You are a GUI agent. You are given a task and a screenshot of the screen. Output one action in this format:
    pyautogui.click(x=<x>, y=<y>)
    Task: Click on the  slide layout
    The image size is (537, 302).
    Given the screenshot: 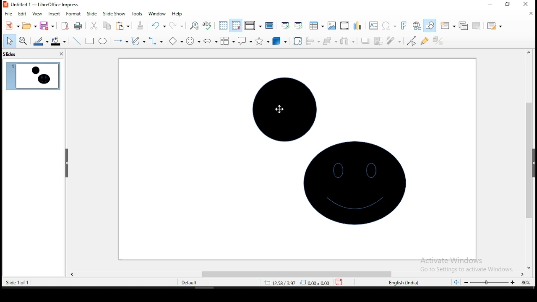 What is the action you would take?
    pyautogui.click(x=494, y=26)
    